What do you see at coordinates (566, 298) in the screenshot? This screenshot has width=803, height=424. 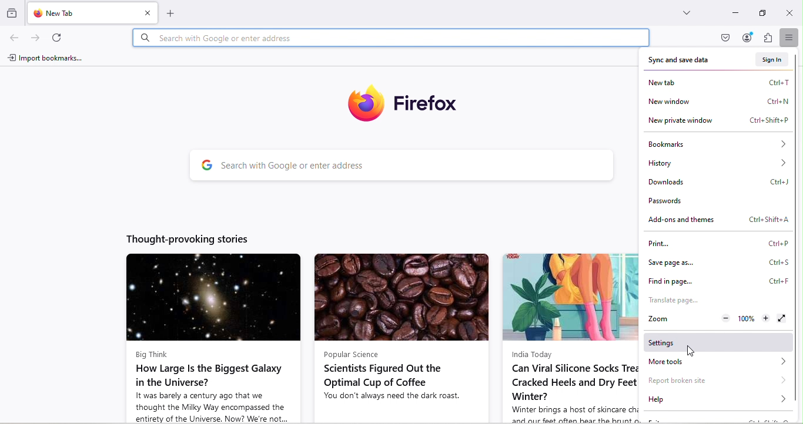 I see `Image` at bounding box center [566, 298].